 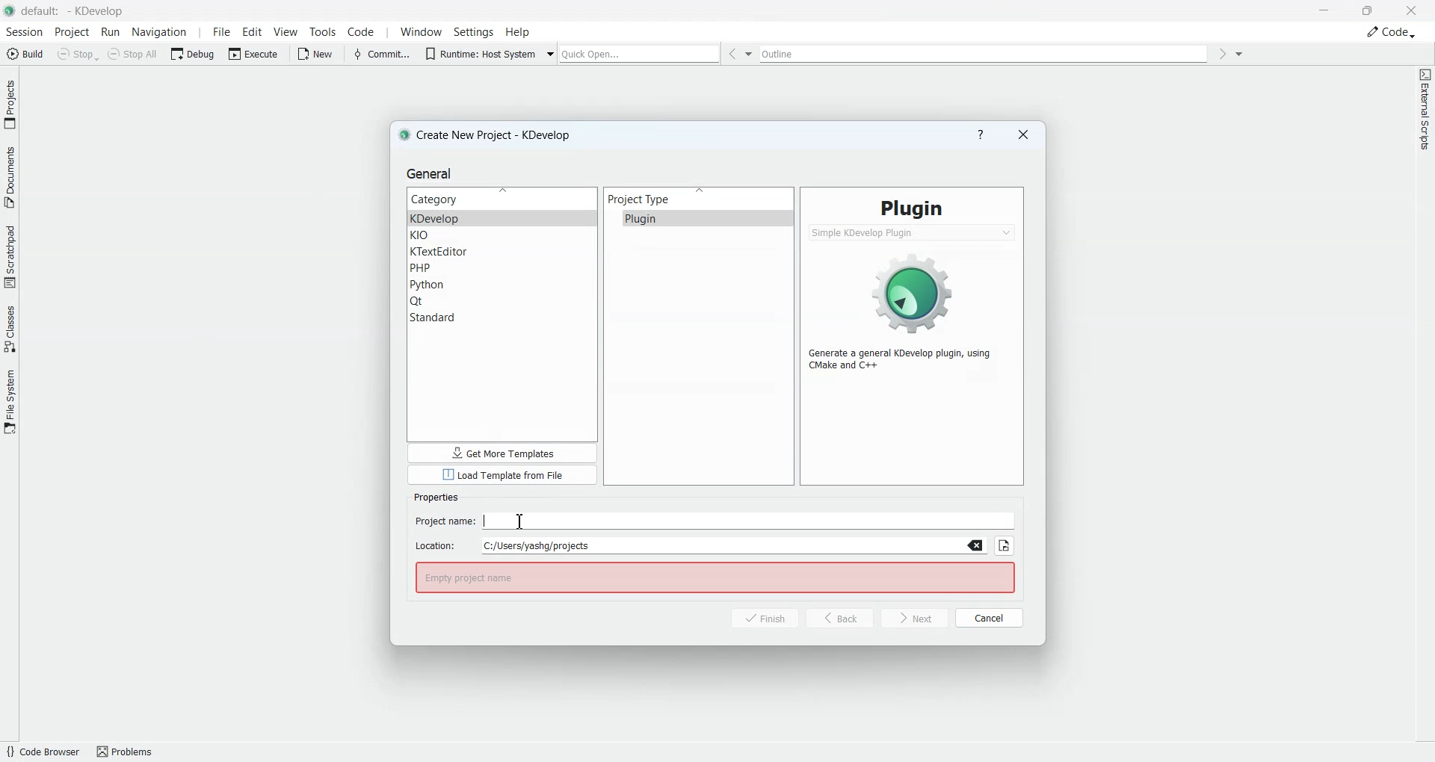 I want to click on Minimize, so click(x=1326, y=10).